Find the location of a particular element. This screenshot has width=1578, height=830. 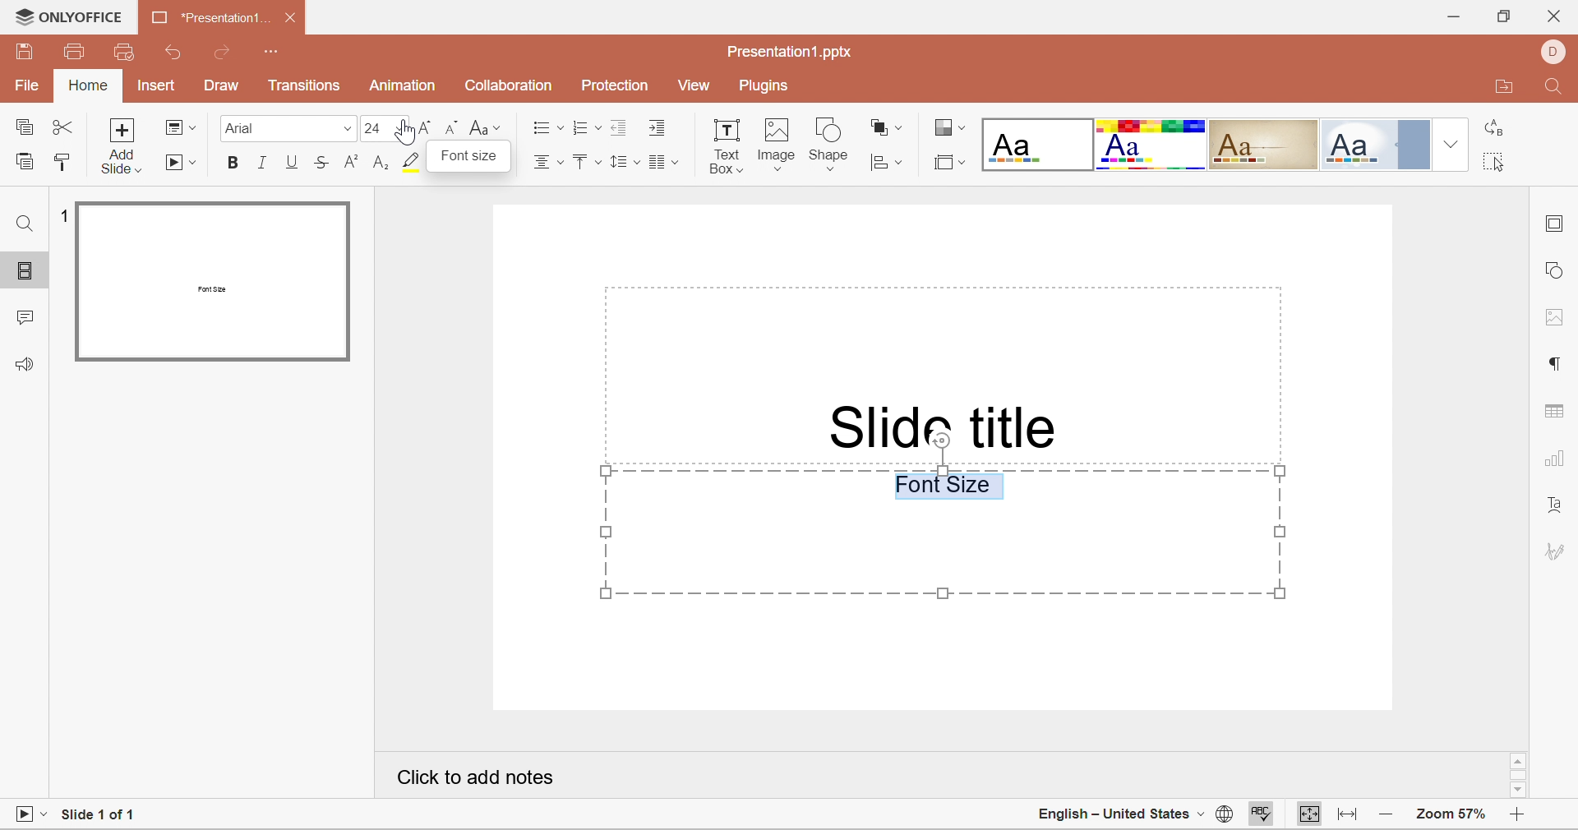

Official is located at coordinates (1377, 144).